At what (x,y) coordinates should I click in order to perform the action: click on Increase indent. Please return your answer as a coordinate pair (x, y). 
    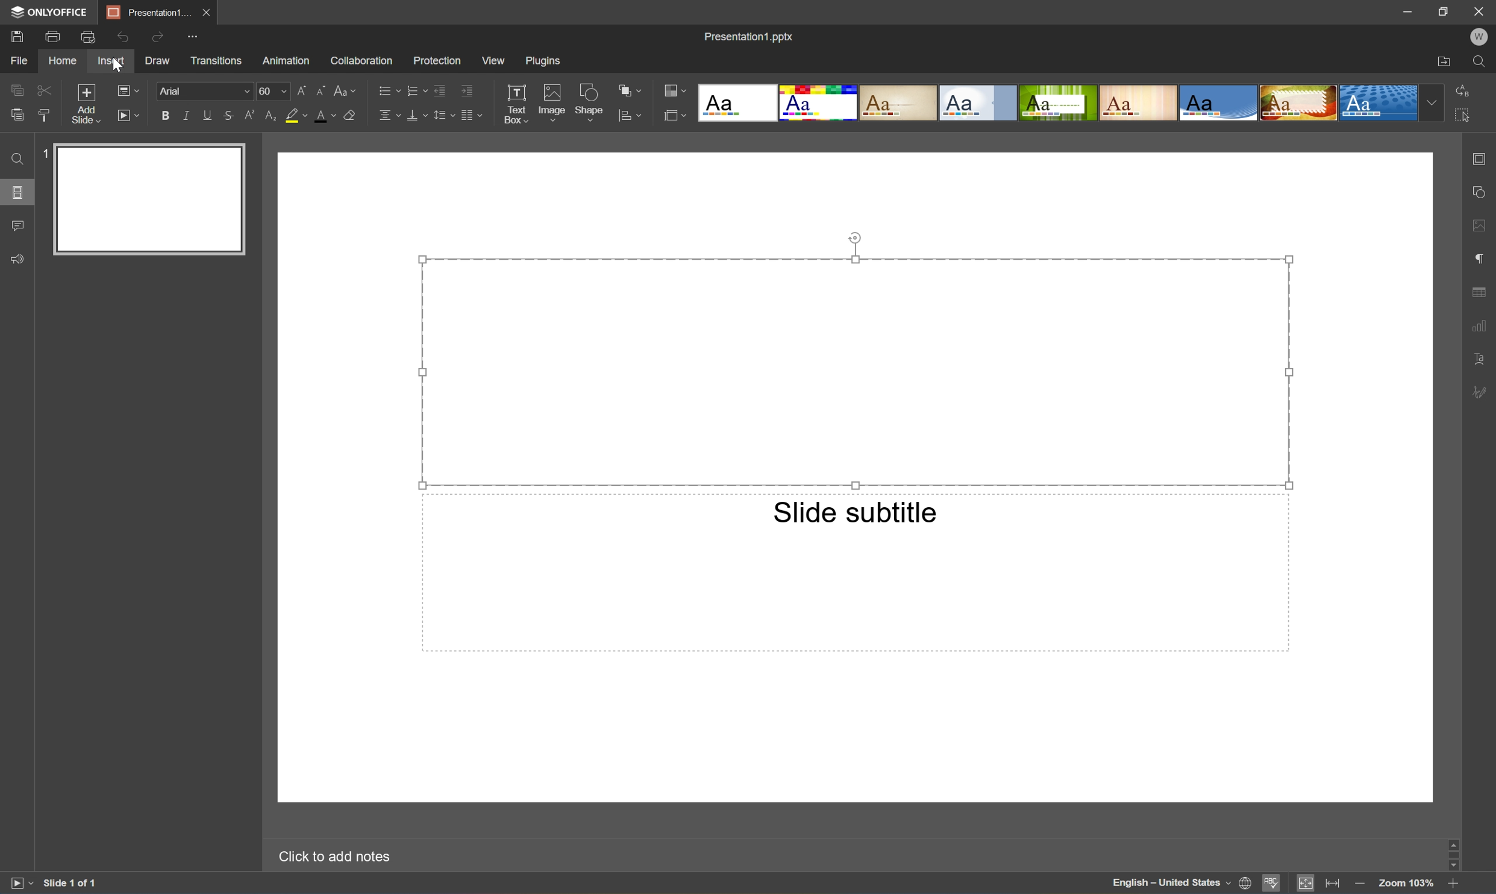
    Looking at the image, I should click on (465, 91).